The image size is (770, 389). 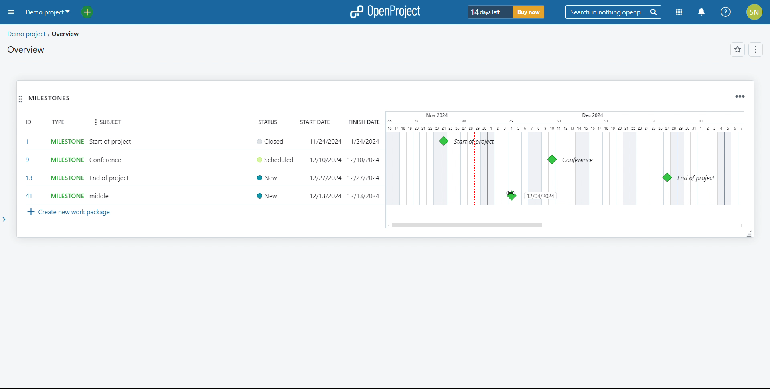 I want to click on resize, so click(x=749, y=233).